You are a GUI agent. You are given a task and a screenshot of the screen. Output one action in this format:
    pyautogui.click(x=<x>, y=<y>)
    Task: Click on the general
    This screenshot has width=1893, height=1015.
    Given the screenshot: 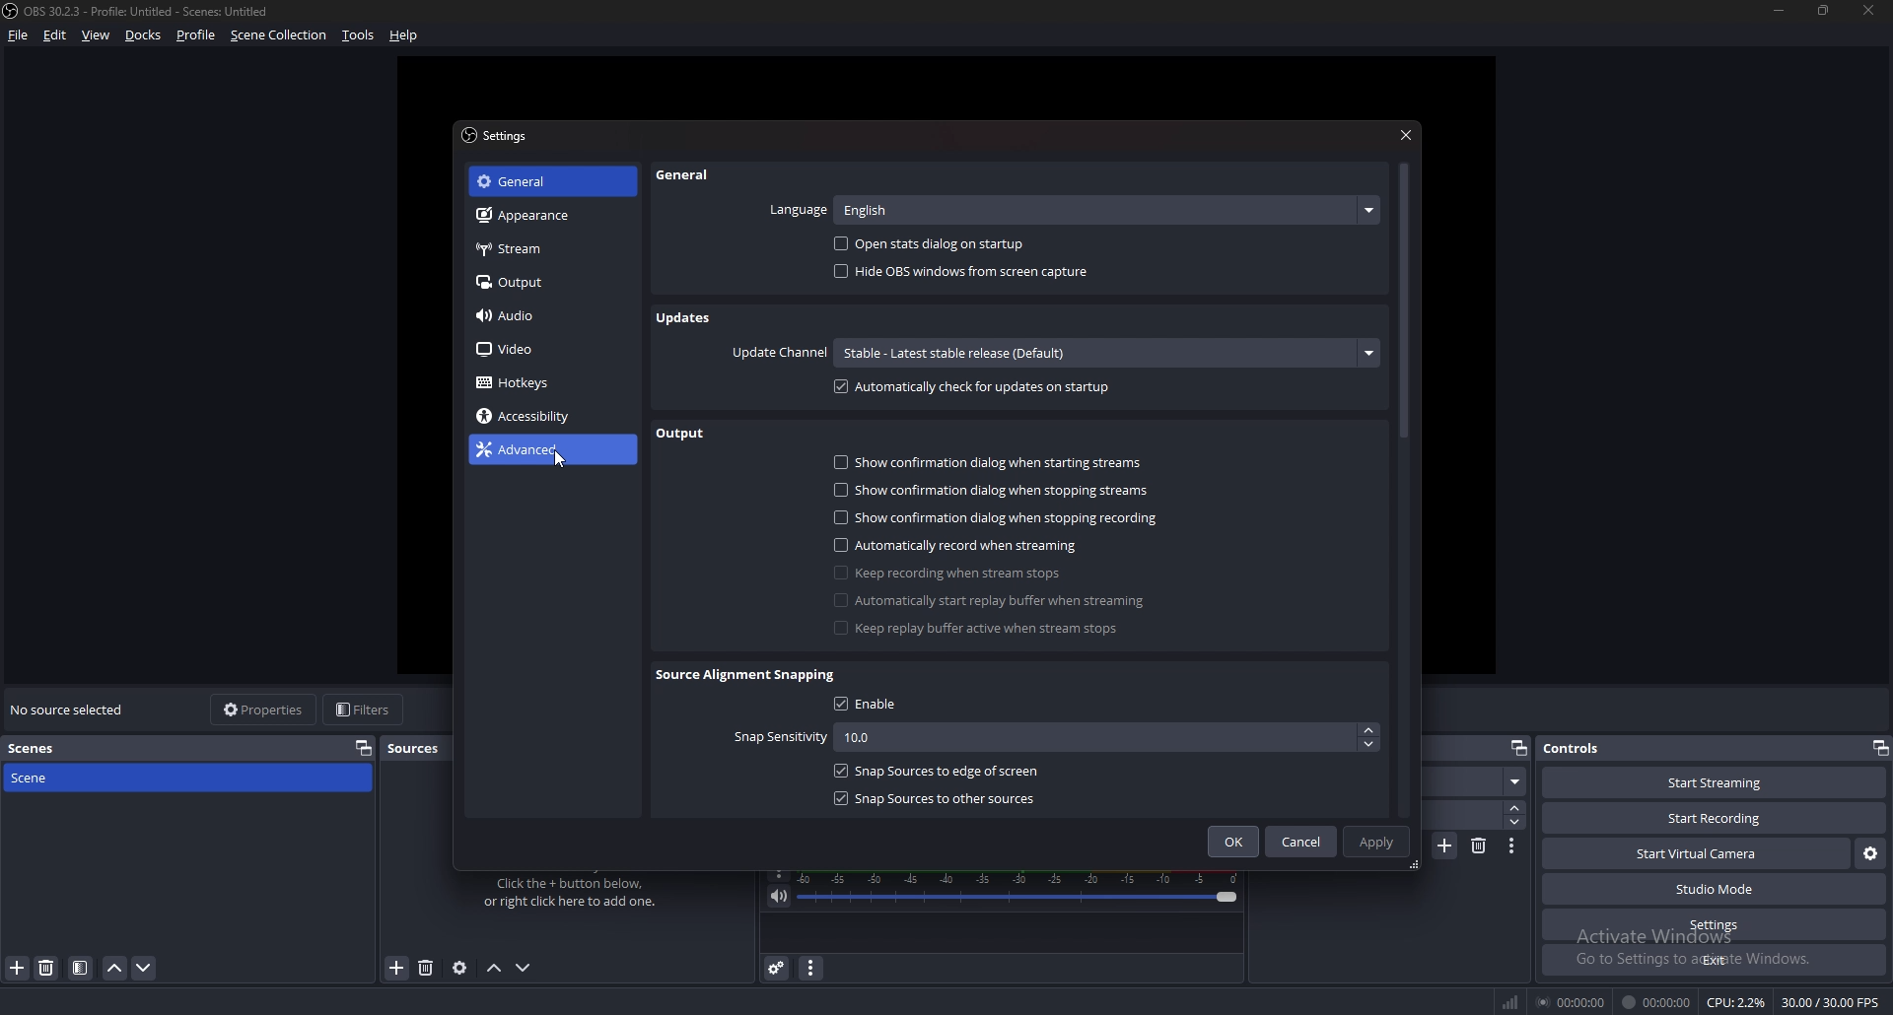 What is the action you would take?
    pyautogui.click(x=683, y=175)
    